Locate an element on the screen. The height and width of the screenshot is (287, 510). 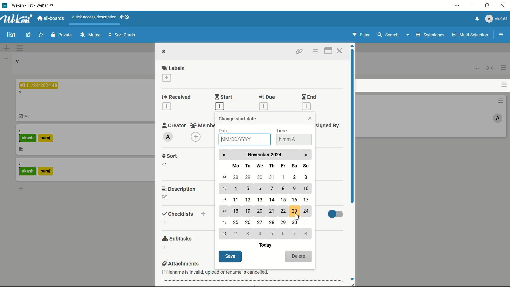
previous is located at coordinates (225, 155).